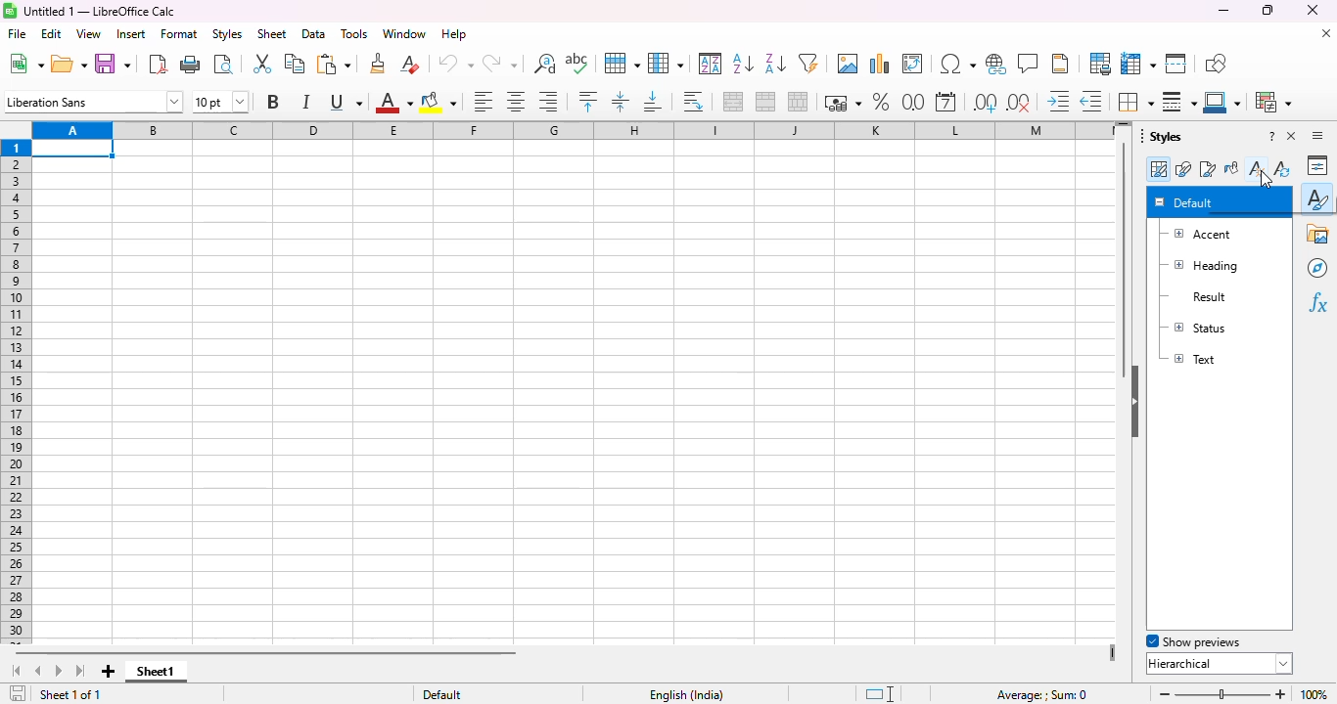  Describe the element at coordinates (438, 102) in the screenshot. I see `background color` at that location.